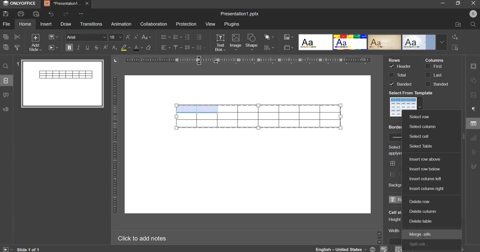  What do you see at coordinates (395, 168) in the screenshot?
I see `border style` at bounding box center [395, 168].